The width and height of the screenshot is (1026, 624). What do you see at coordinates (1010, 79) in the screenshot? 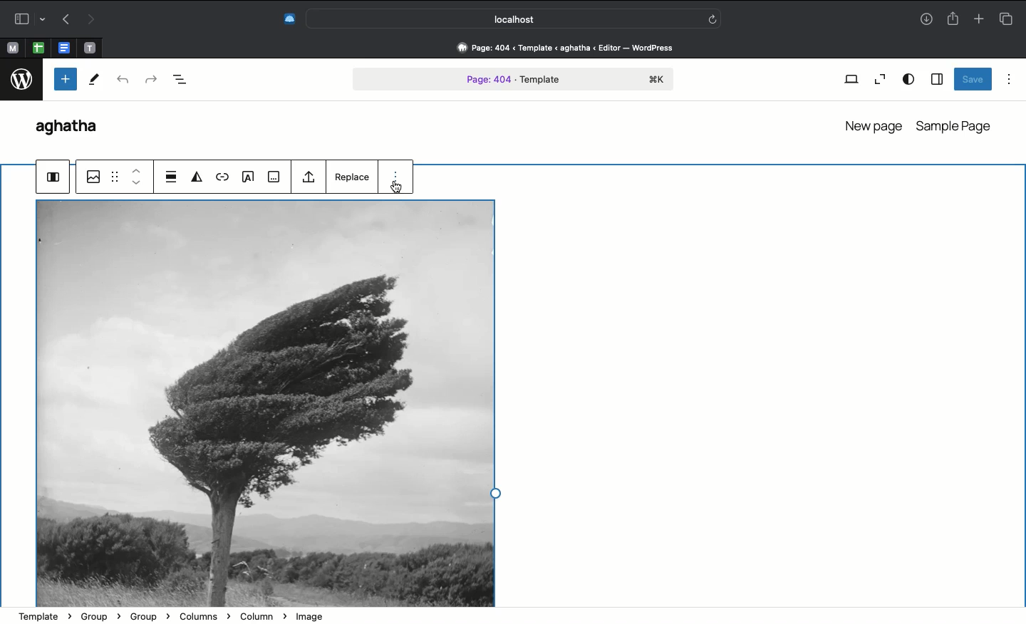
I see `Options` at bounding box center [1010, 79].